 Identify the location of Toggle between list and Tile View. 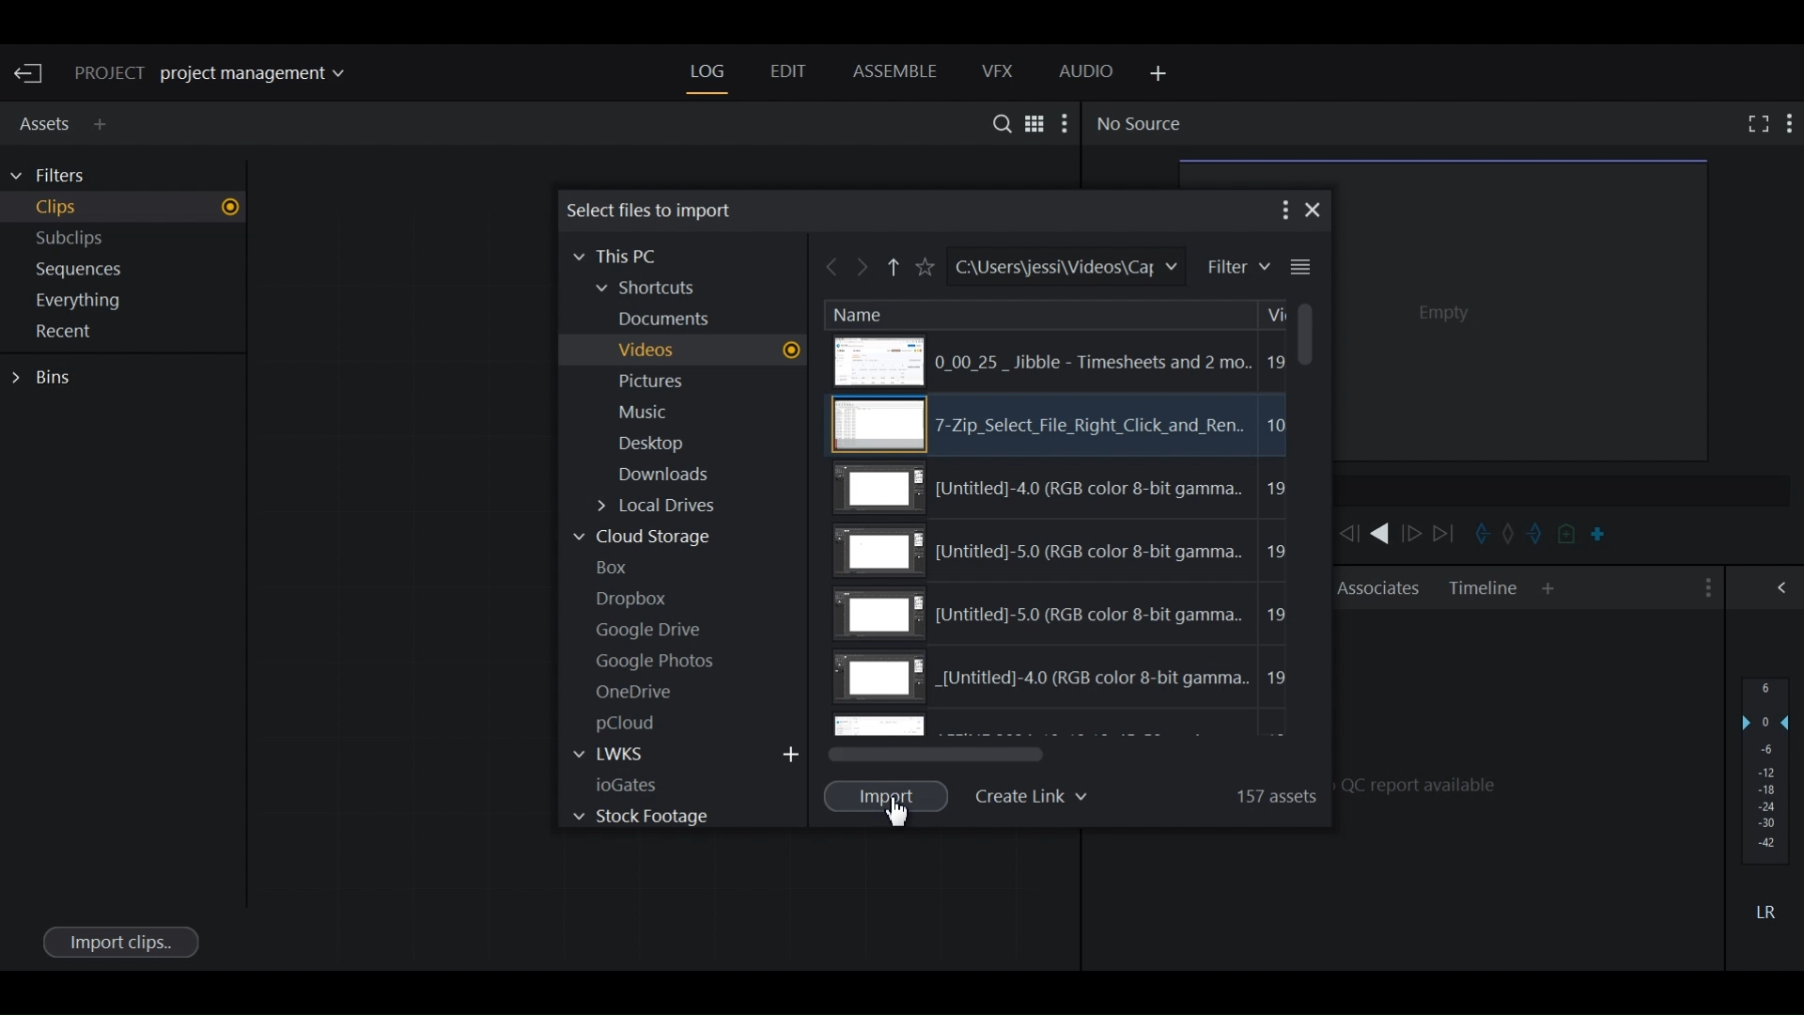
(1033, 122).